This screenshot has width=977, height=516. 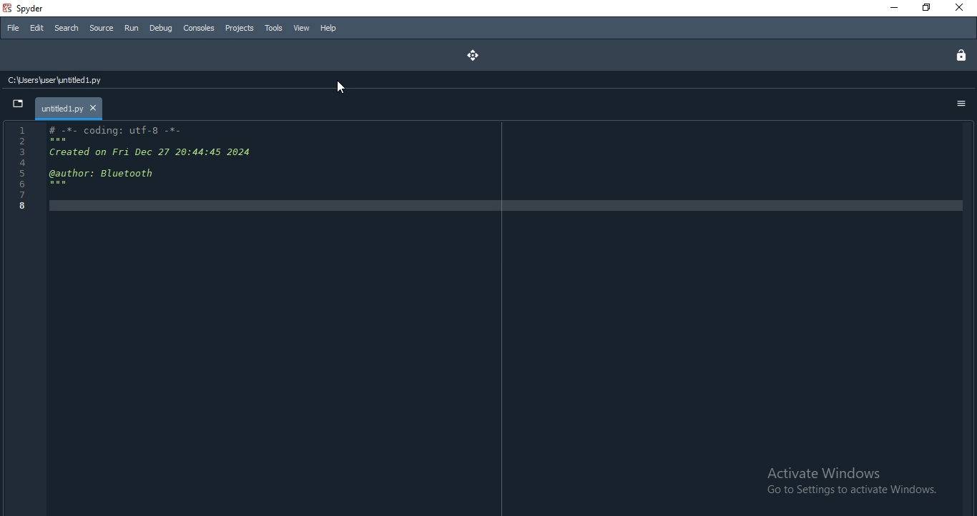 I want to click on Run, so click(x=132, y=28).